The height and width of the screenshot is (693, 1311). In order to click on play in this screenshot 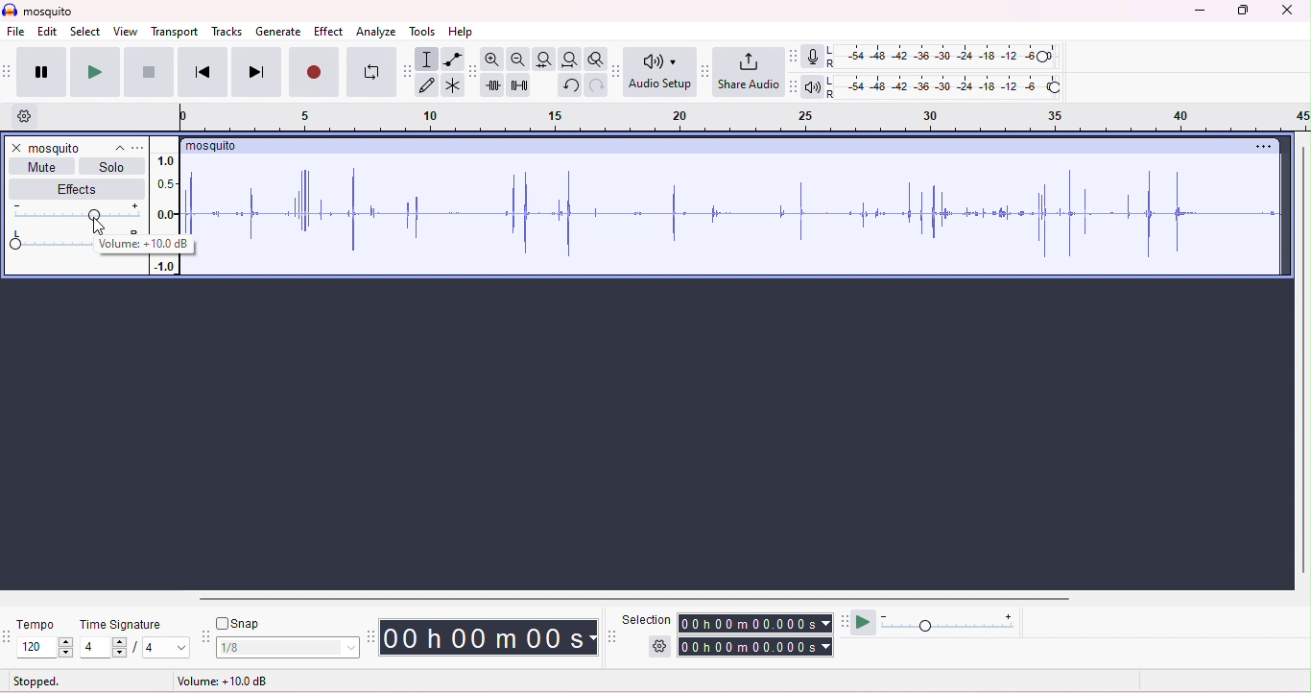, I will do `click(94, 72)`.